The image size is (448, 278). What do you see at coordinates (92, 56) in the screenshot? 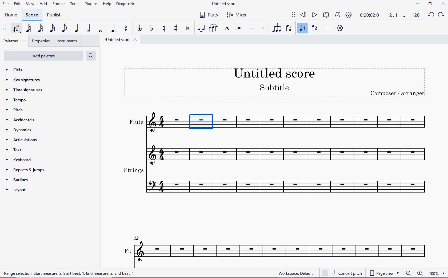
I see `search palettes` at bounding box center [92, 56].